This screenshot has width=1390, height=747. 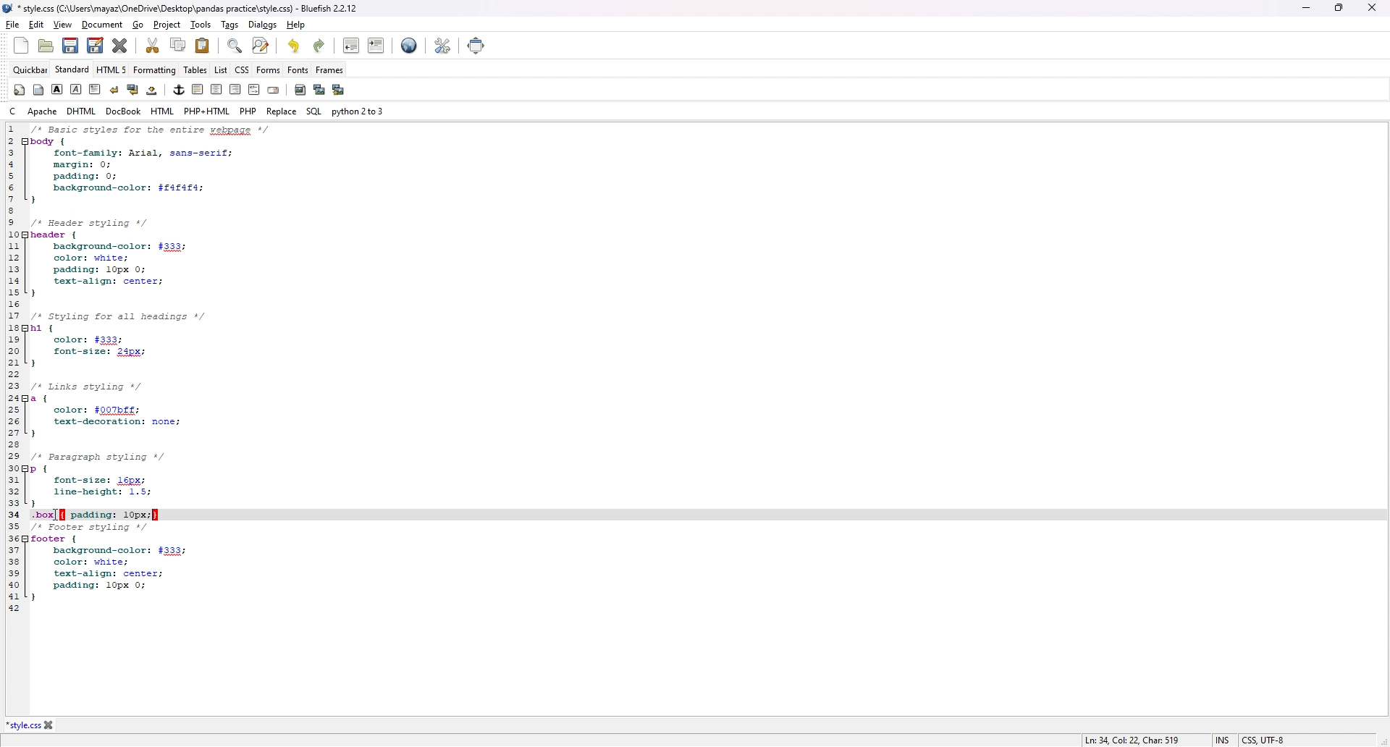 I want to click on Ln: 34, Col: 22, Char: 519, so click(x=1131, y=739).